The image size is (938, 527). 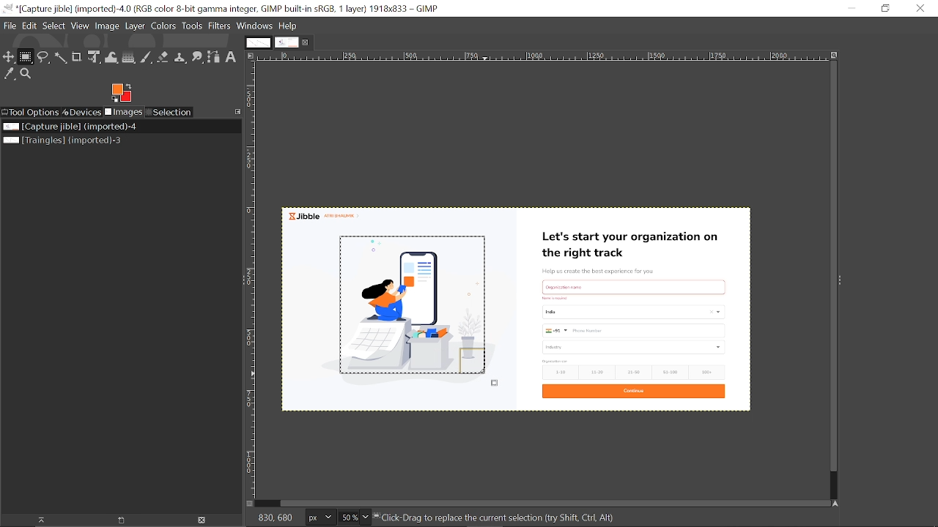 I want to click on Help, so click(x=289, y=26).